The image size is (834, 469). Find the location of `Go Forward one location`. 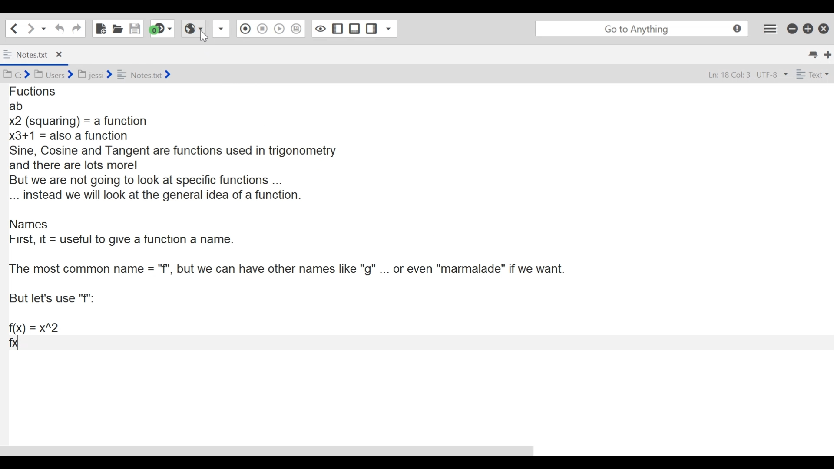

Go Forward one location is located at coordinates (31, 28).